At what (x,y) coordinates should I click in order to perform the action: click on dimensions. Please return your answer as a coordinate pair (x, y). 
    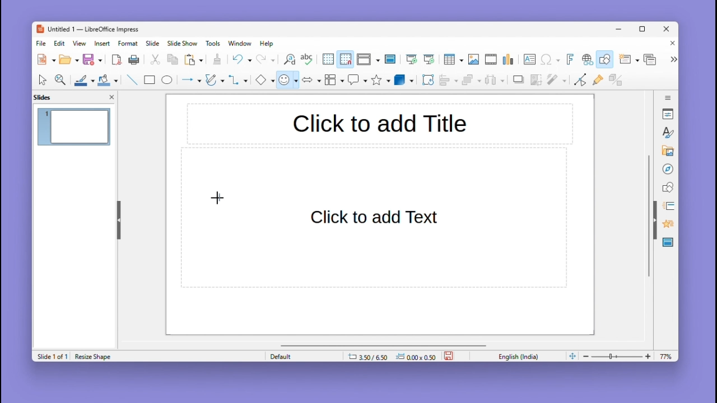
    Looking at the image, I should click on (392, 356).